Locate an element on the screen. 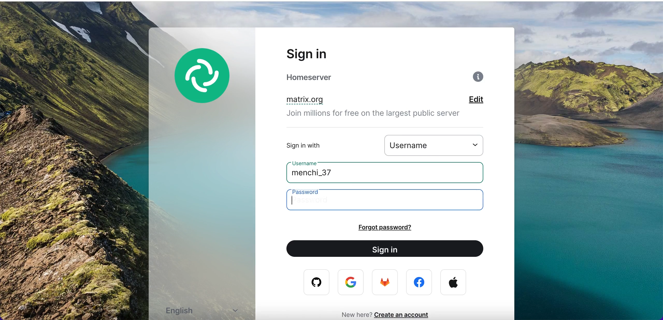 The height and width of the screenshot is (320, 663). apple logo is located at coordinates (453, 282).